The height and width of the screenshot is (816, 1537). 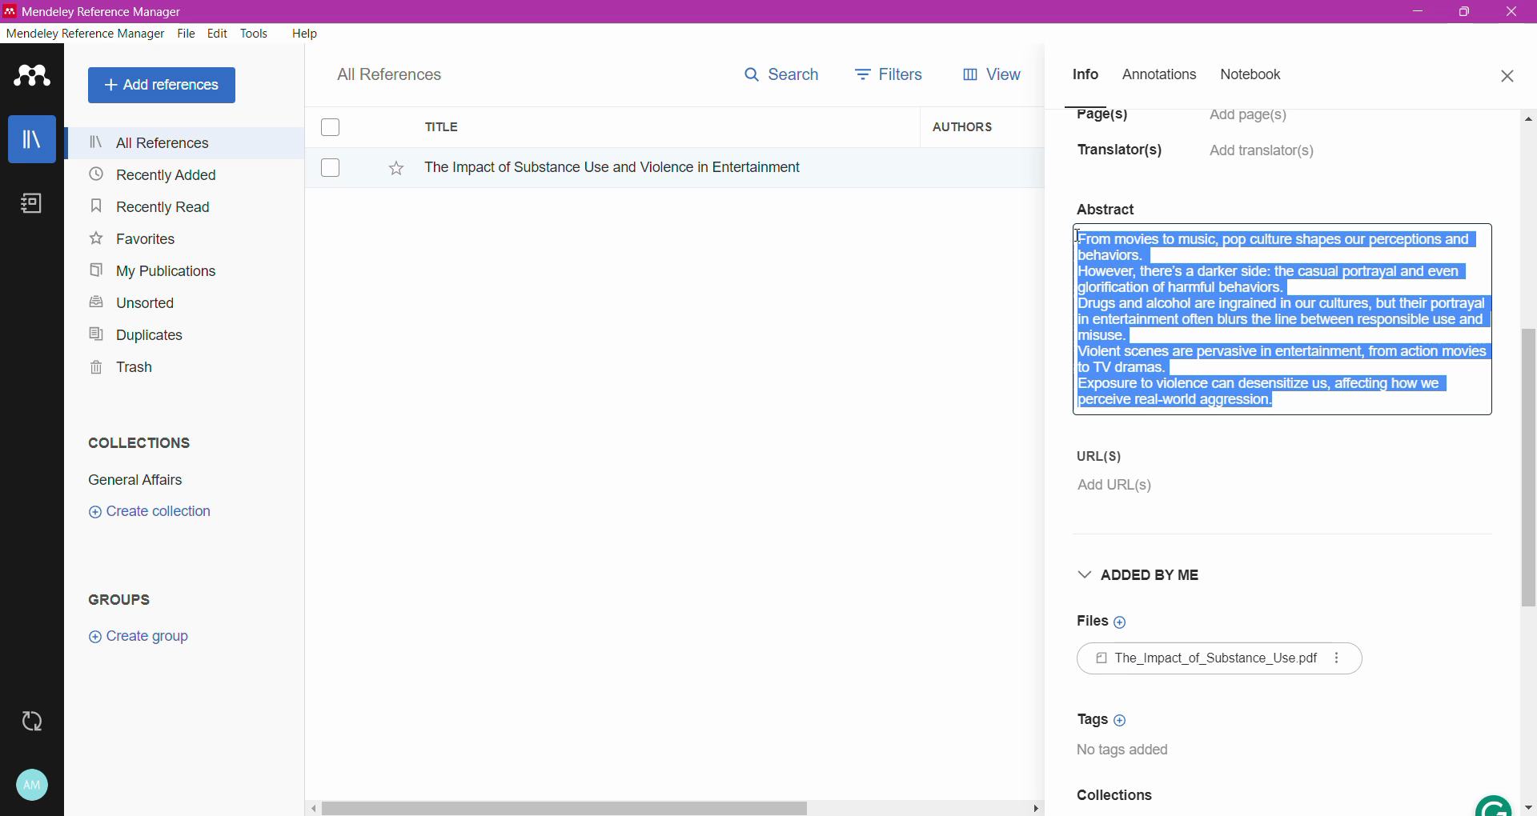 I want to click on File, so click(x=187, y=34).